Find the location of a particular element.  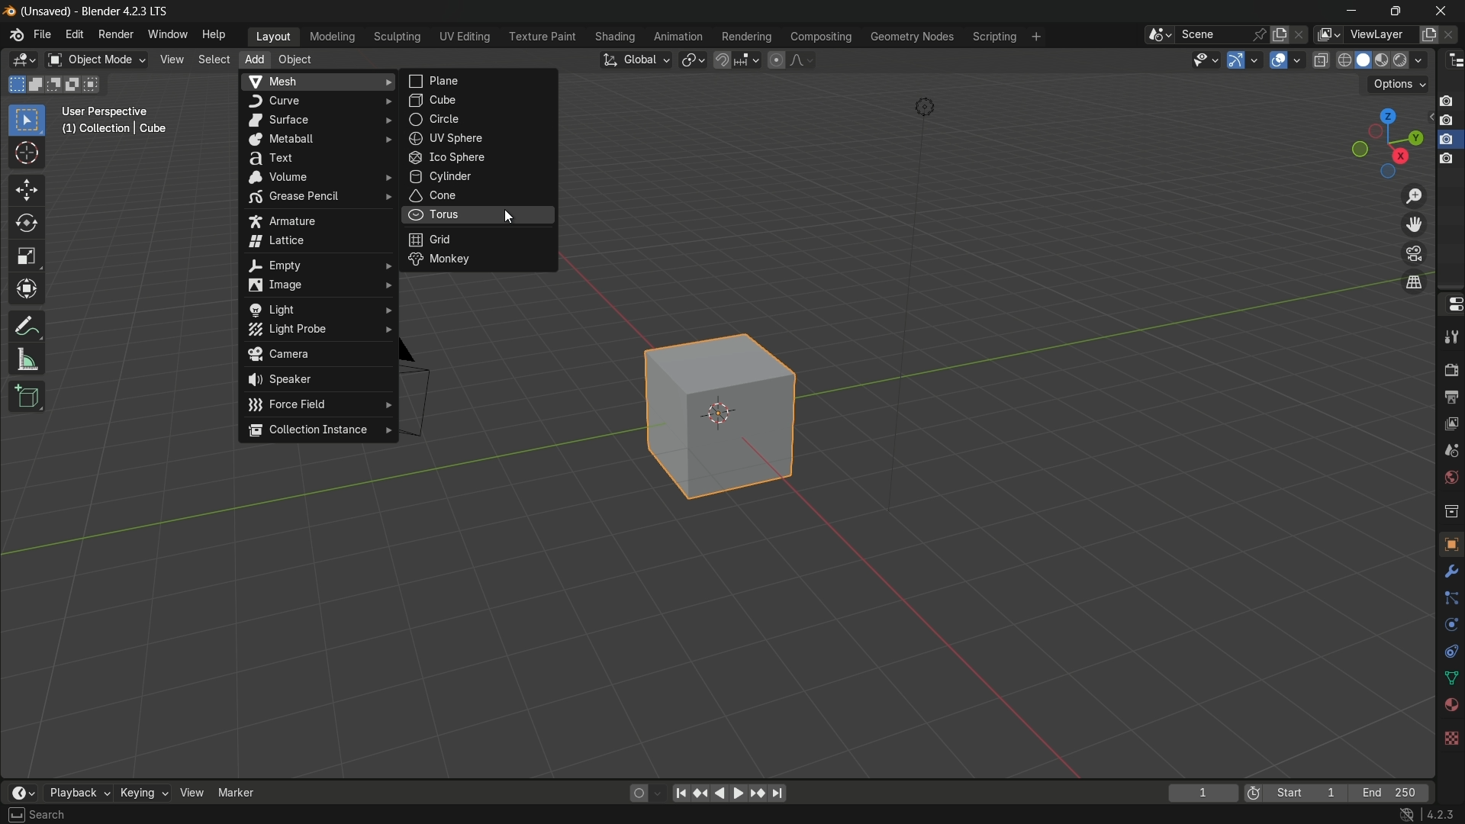

modeling is located at coordinates (333, 37).